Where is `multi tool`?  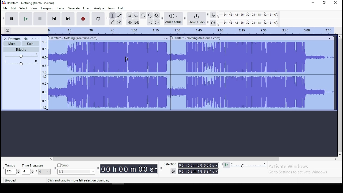
multi tool is located at coordinates (119, 22).